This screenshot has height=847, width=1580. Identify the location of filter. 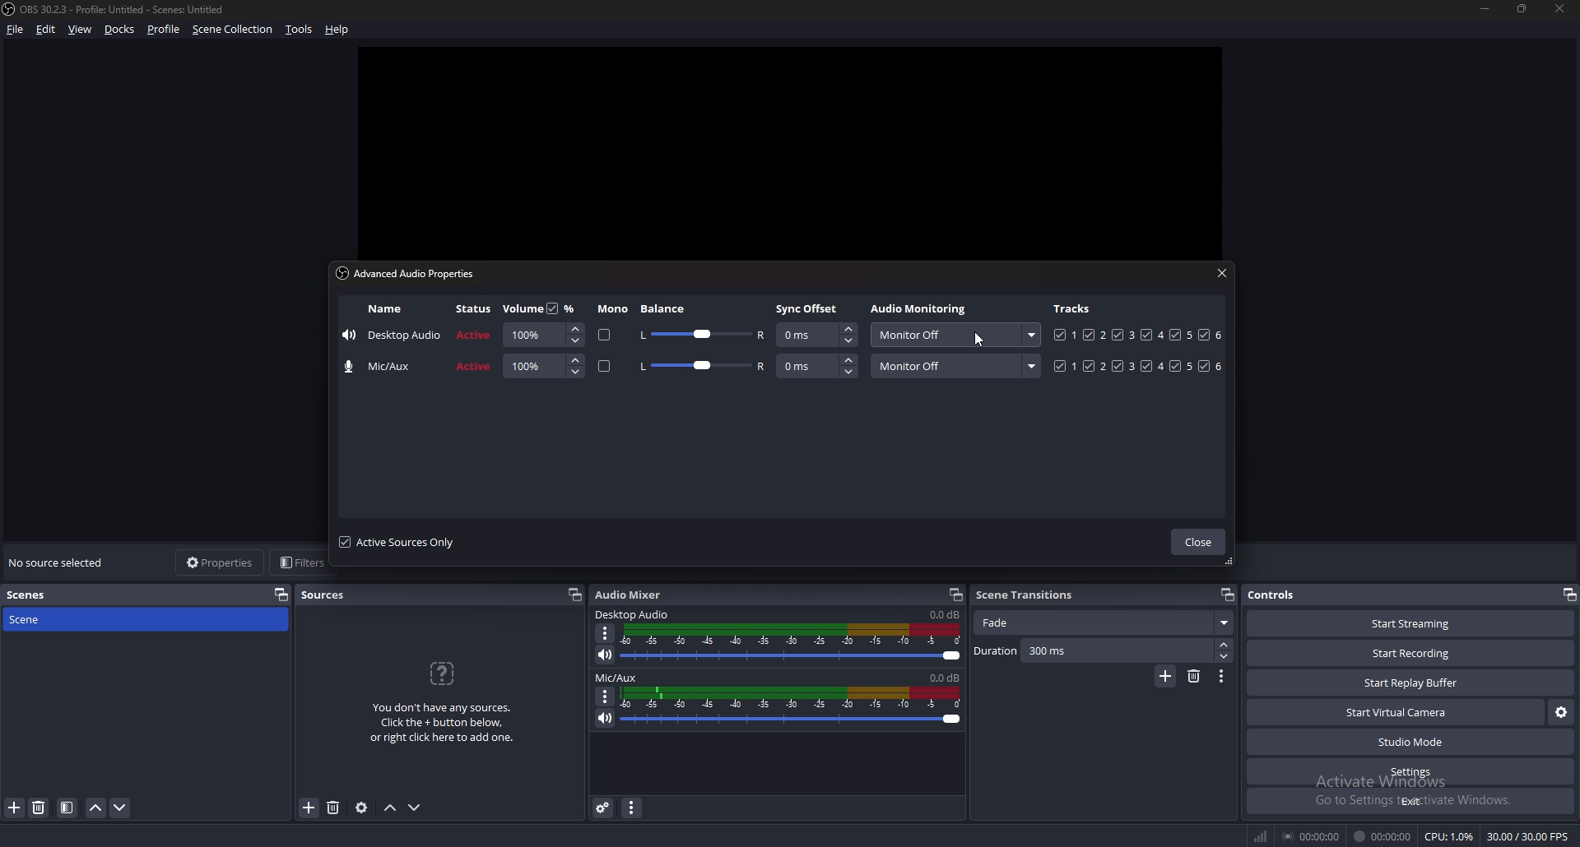
(67, 808).